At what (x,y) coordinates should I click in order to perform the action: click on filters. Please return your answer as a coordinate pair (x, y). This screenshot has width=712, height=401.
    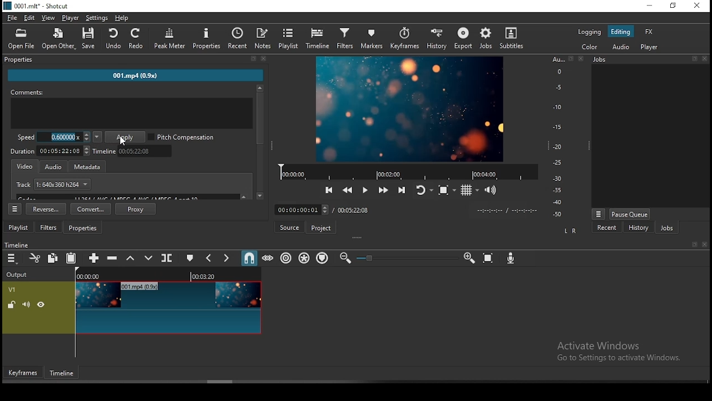
    Looking at the image, I should click on (48, 227).